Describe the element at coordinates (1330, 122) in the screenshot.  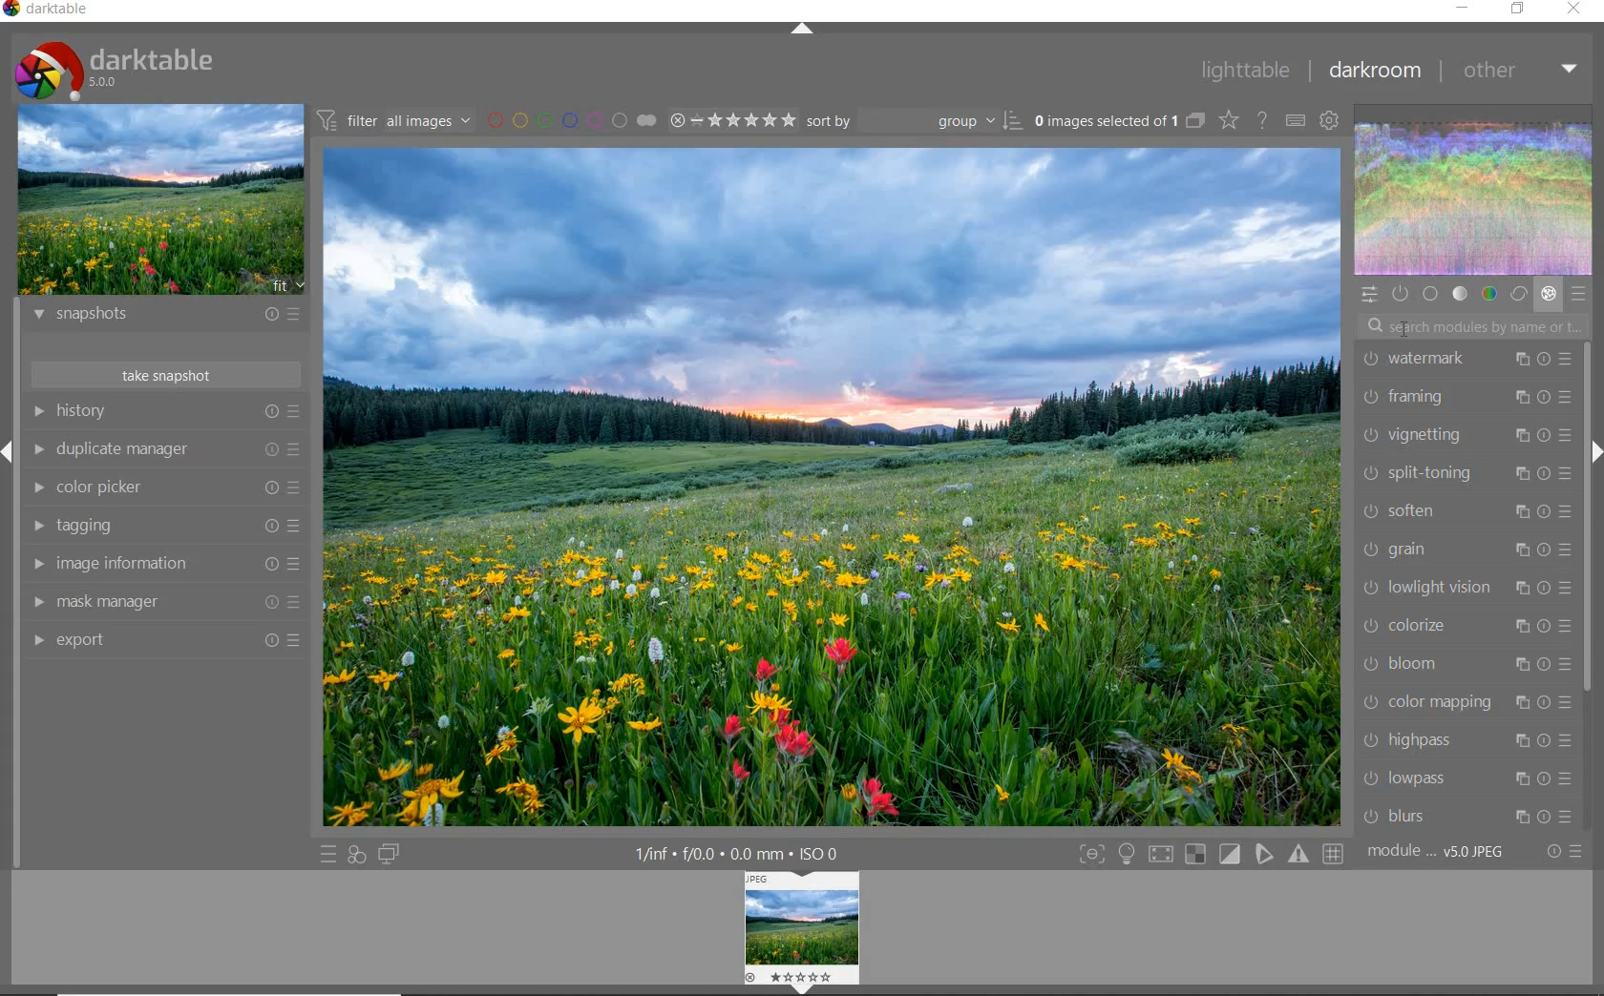
I see `show global preferences` at that location.